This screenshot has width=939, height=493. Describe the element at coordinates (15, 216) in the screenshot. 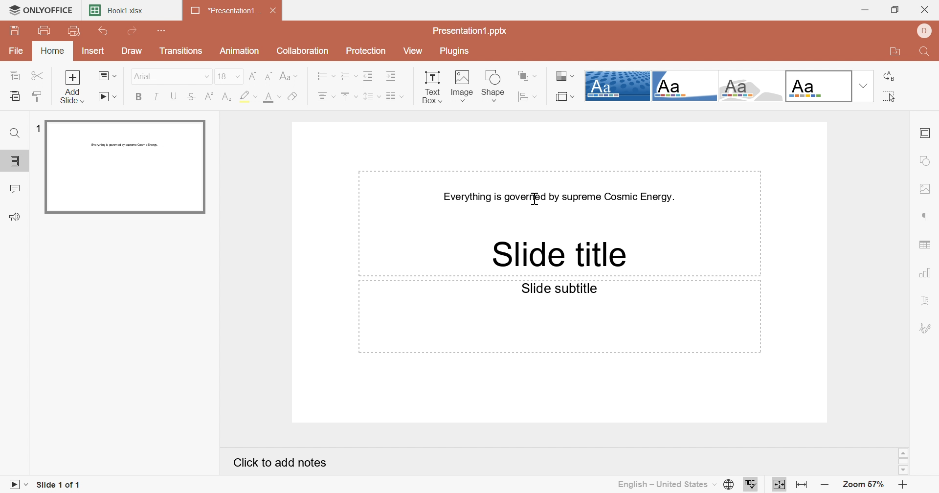

I see `Feedback & Support` at that location.